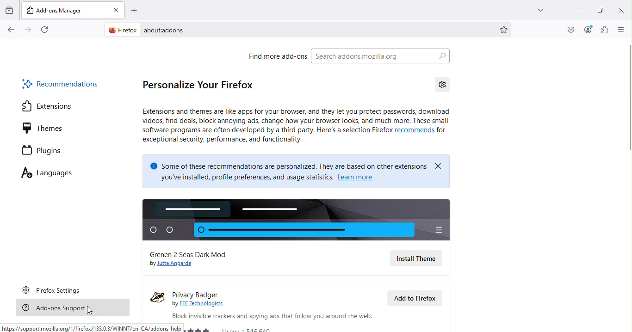  Describe the element at coordinates (271, 316) in the screenshot. I see `Block invisible trackers and spying ads that follow you around the web` at that location.